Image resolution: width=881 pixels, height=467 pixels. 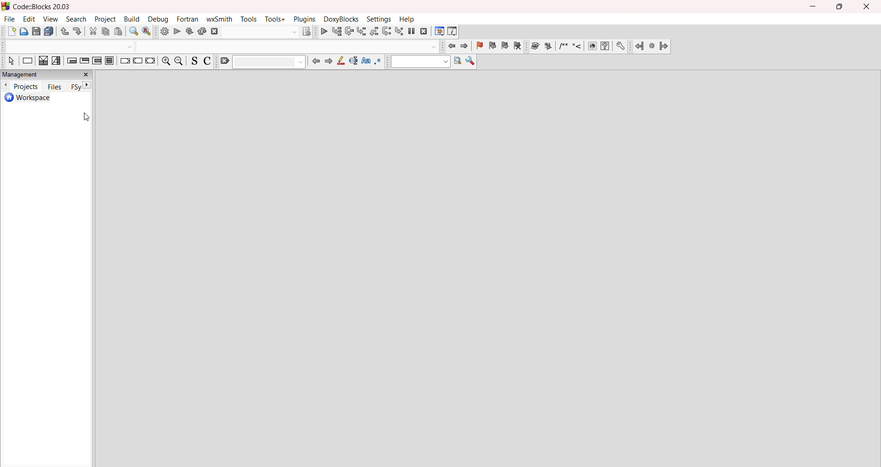 What do you see at coordinates (374, 31) in the screenshot?
I see `step out` at bounding box center [374, 31].